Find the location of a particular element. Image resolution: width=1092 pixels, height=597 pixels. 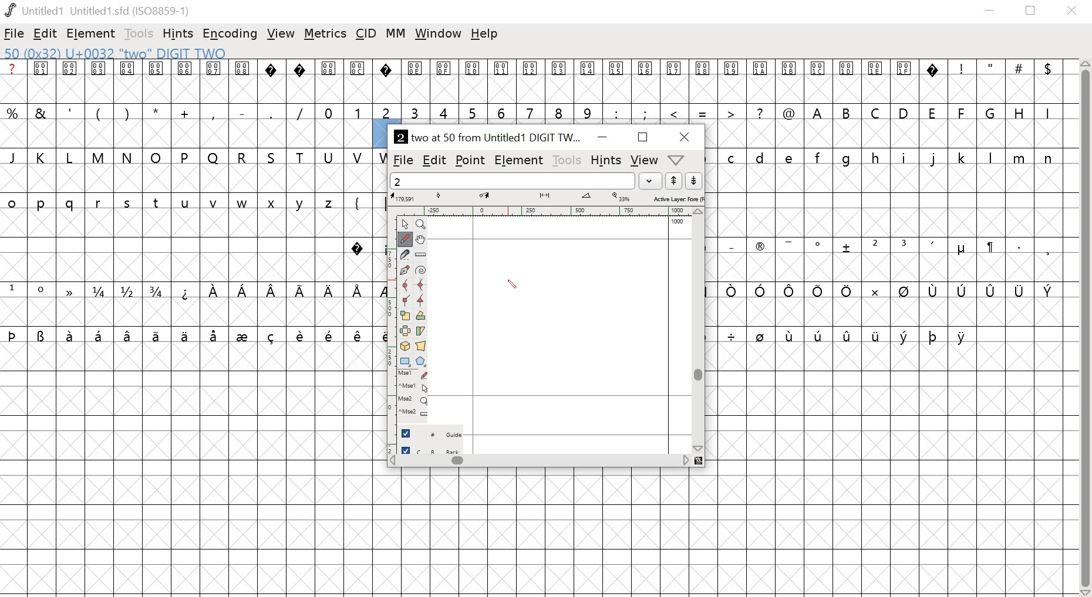

minimize is located at coordinates (990, 12).